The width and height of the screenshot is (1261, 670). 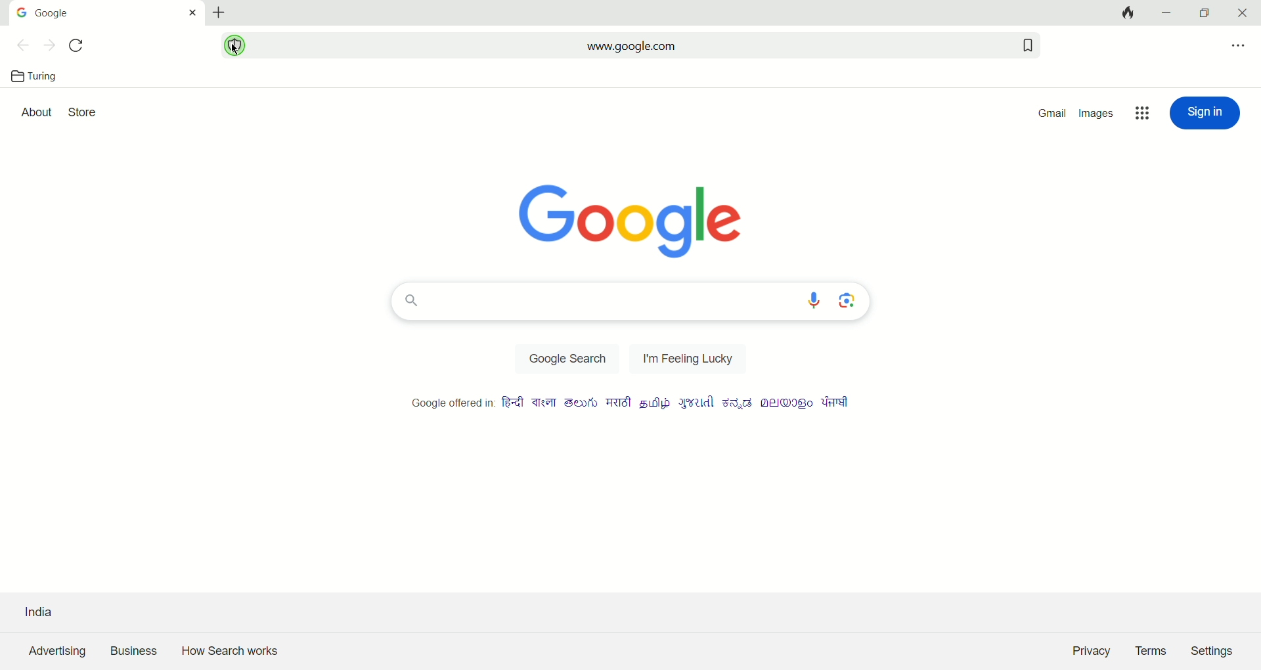 What do you see at coordinates (1140, 113) in the screenshot?
I see `google apps` at bounding box center [1140, 113].